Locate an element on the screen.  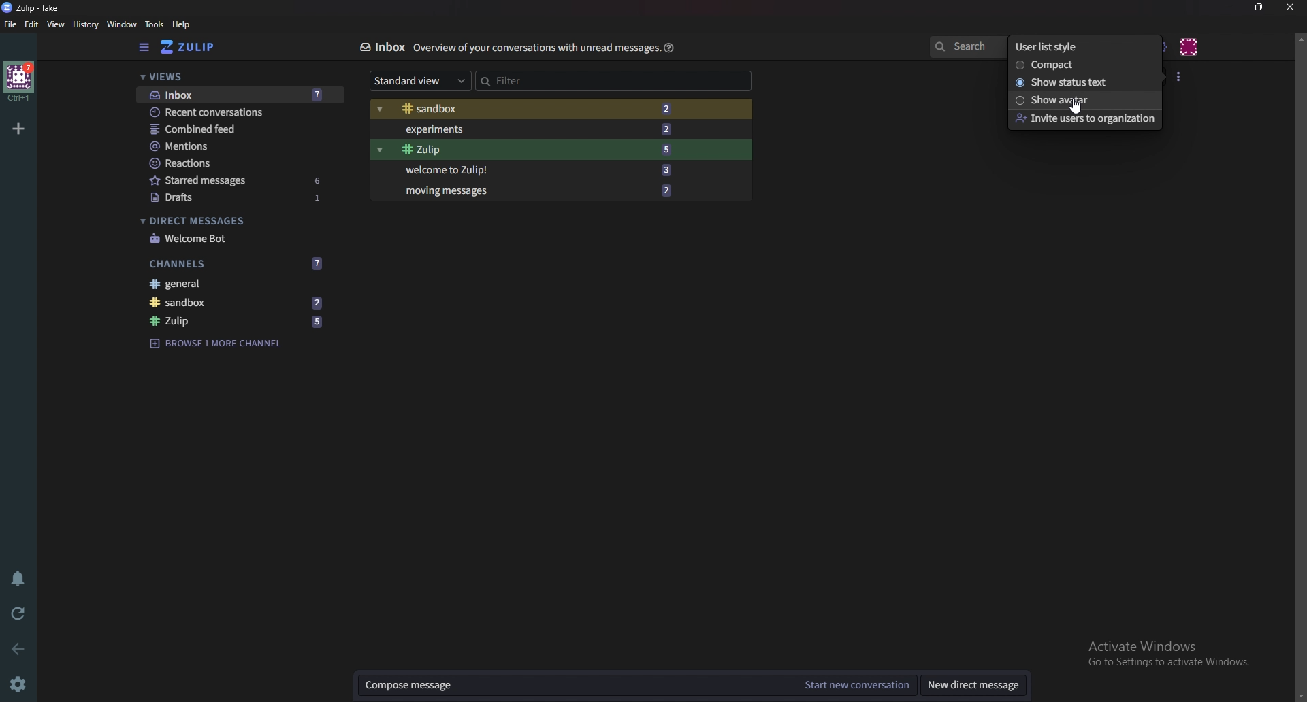
back is located at coordinates (19, 648).